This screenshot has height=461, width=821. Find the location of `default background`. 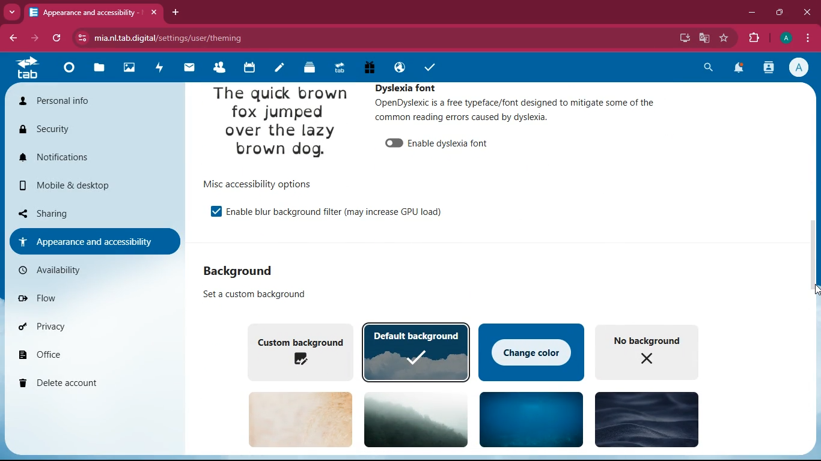

default background is located at coordinates (417, 352).